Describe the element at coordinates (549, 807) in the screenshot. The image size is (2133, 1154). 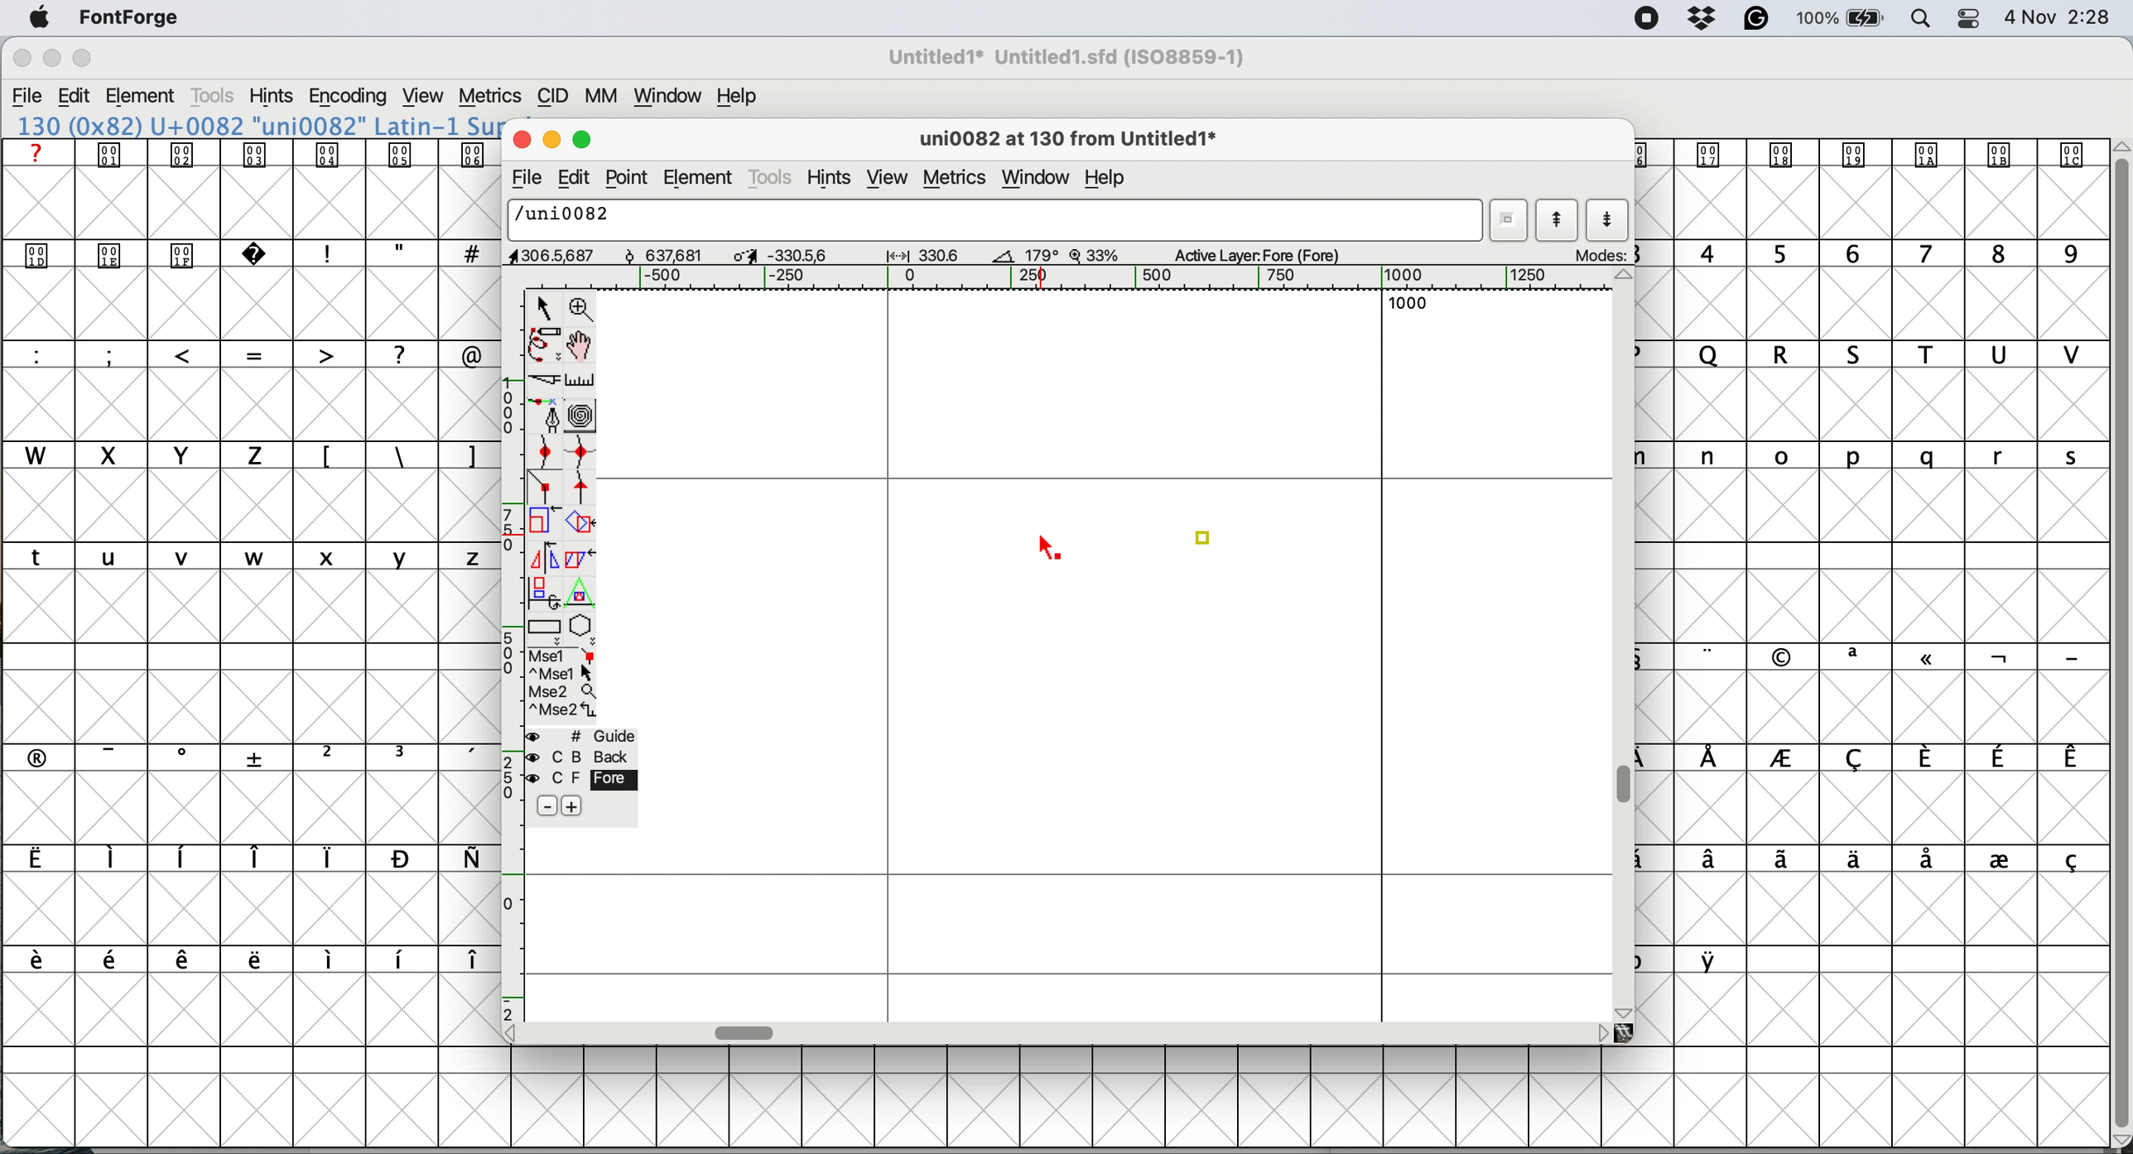
I see `remove` at that location.